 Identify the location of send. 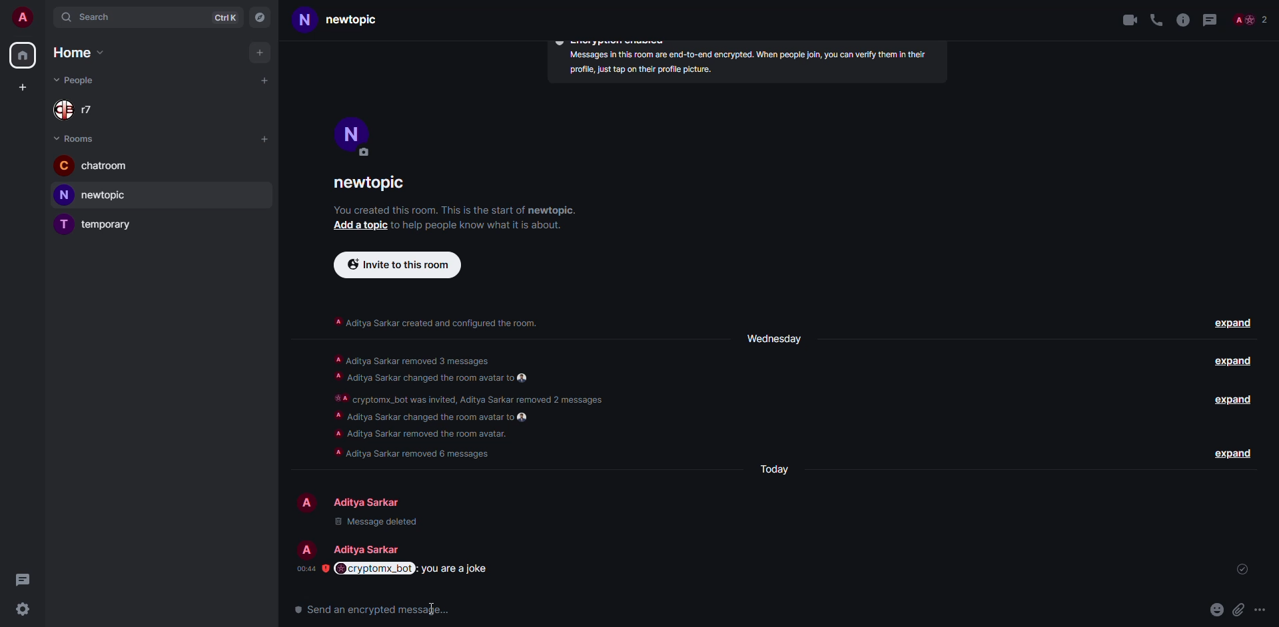
(1262, 608).